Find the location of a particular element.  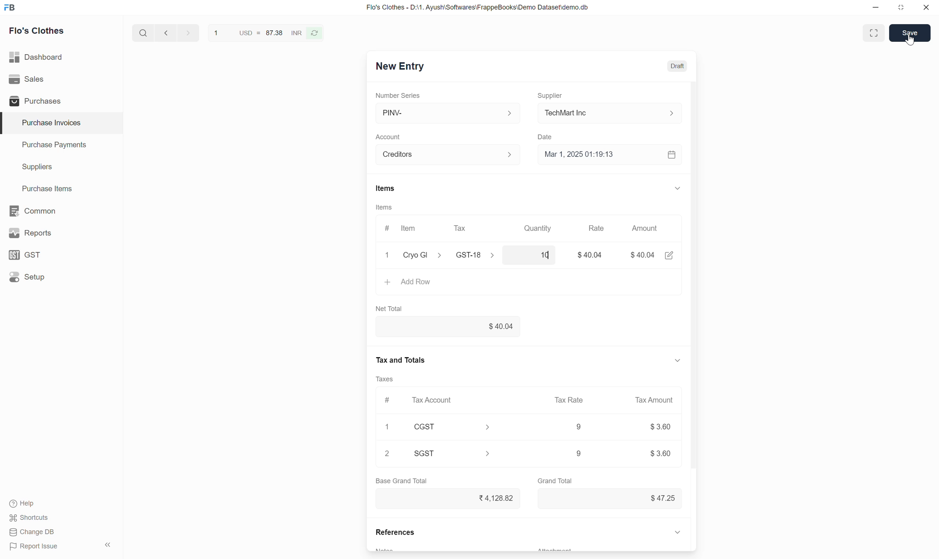

frappe books logo is located at coordinates (11, 7).